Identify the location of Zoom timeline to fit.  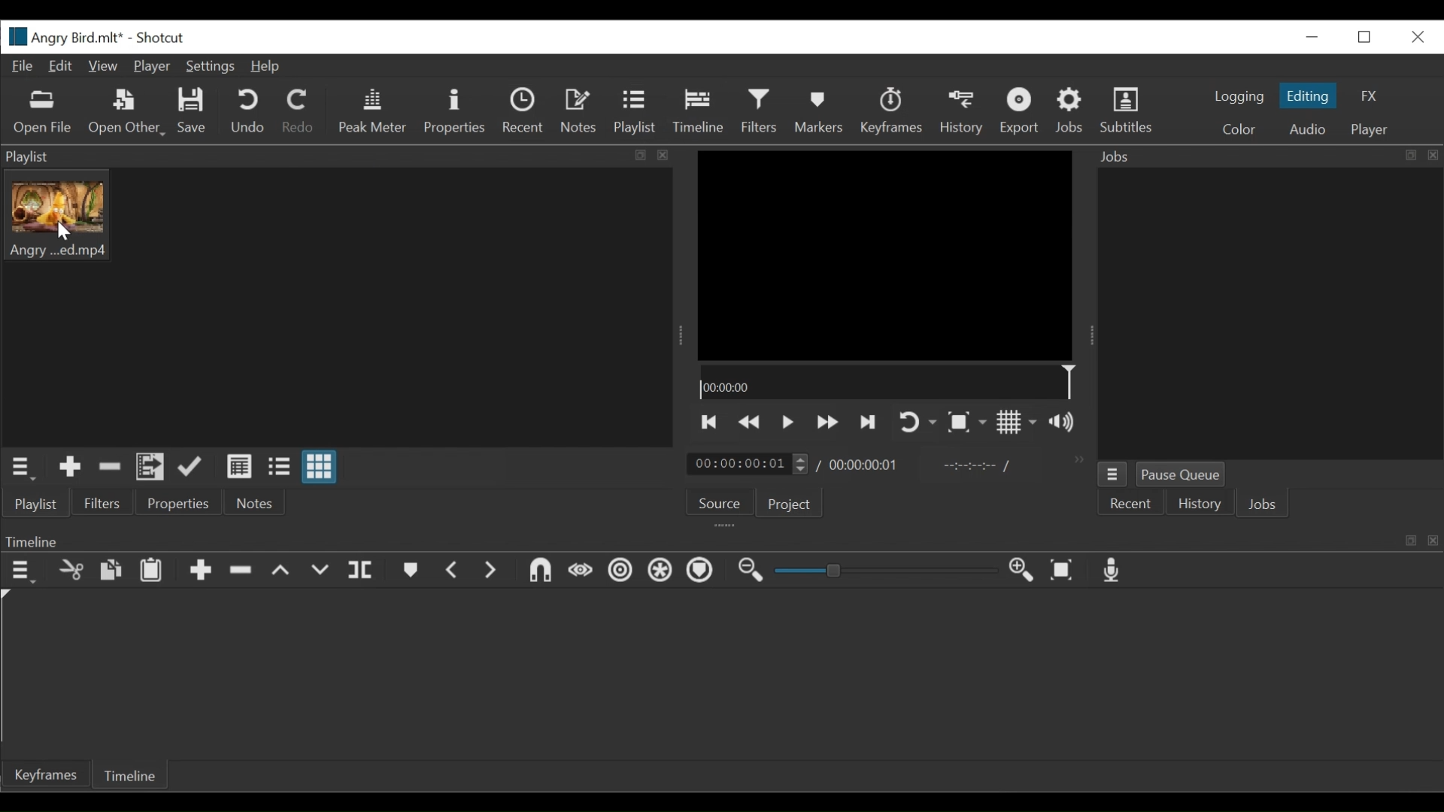
(1064, 570).